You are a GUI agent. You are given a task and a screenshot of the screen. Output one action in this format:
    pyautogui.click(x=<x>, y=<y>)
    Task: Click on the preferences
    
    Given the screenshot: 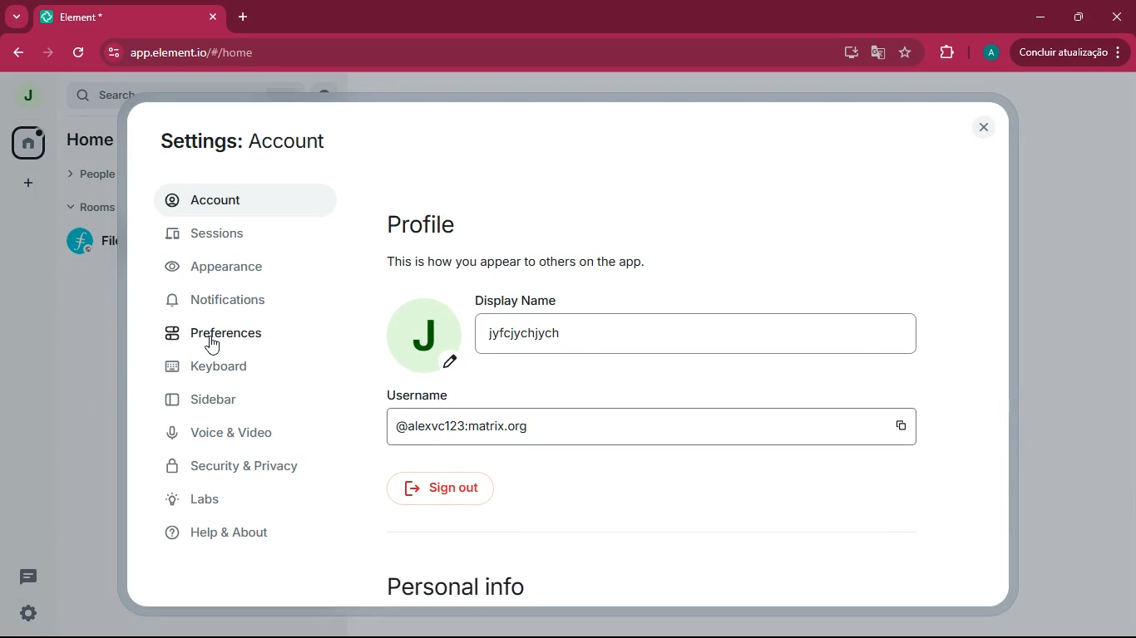 What is the action you would take?
    pyautogui.click(x=217, y=333)
    